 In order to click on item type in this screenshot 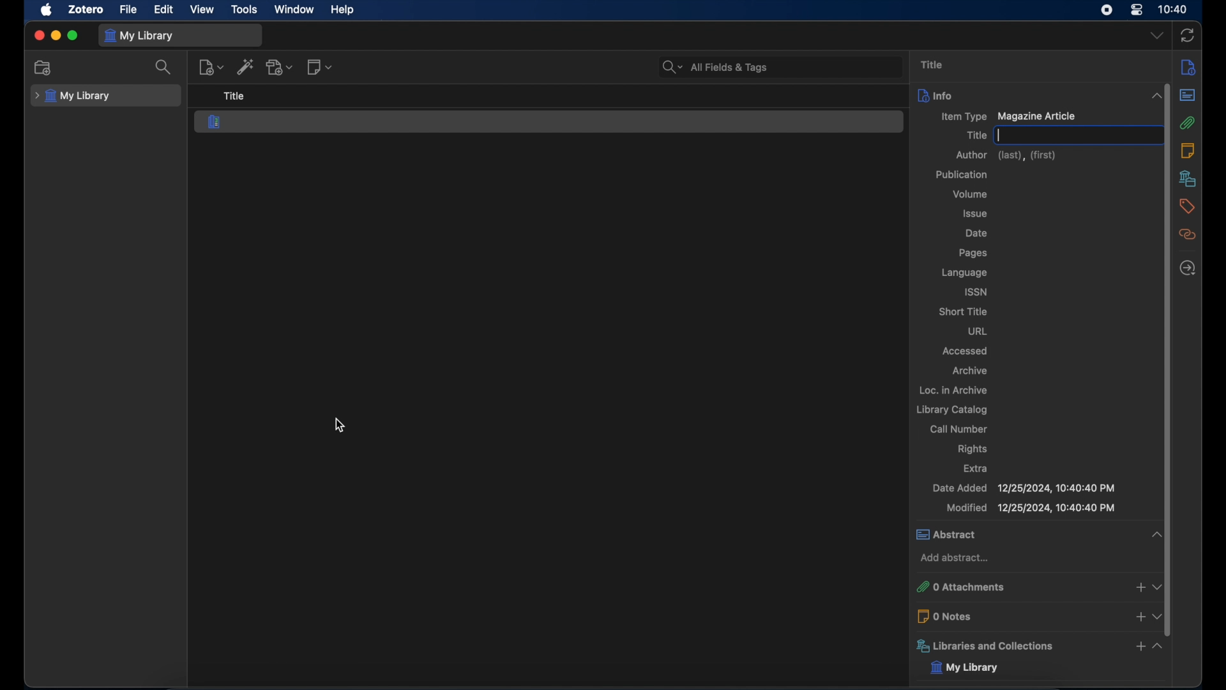, I will do `click(962, 118)`.